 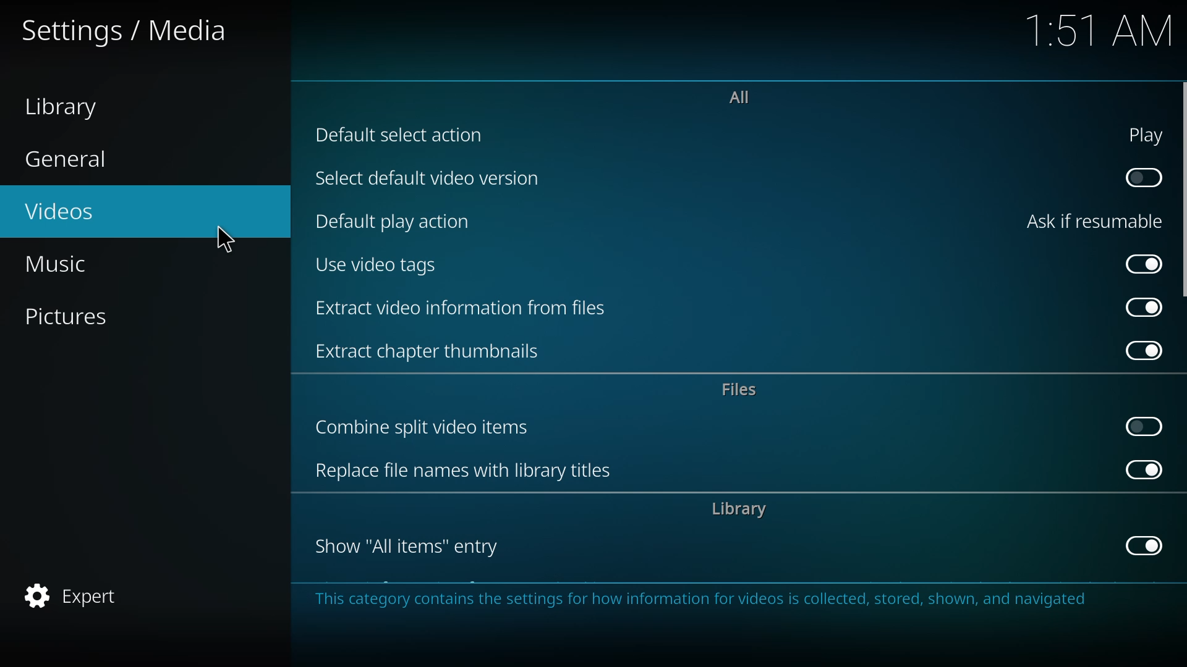 What do you see at coordinates (1145, 262) in the screenshot?
I see `enabled` at bounding box center [1145, 262].